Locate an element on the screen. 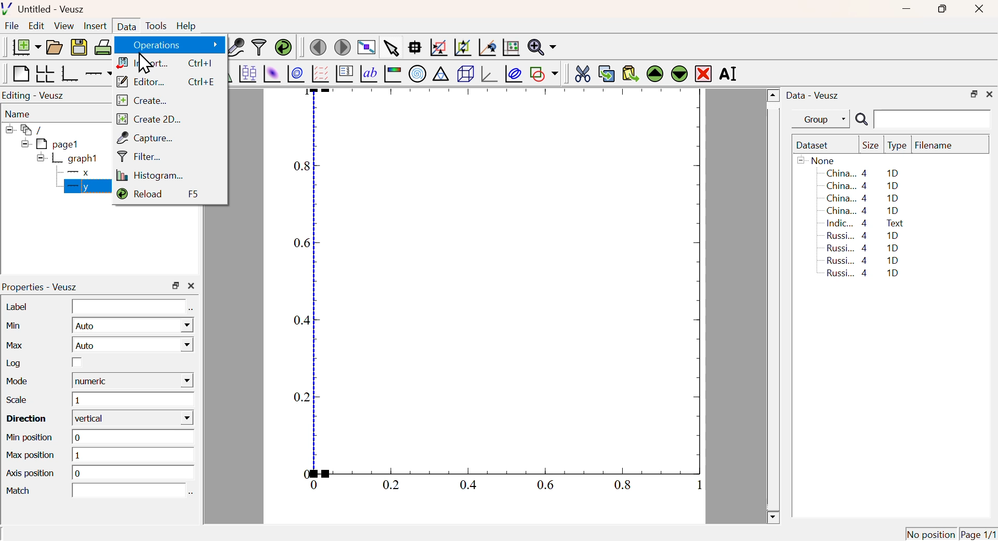 The width and height of the screenshot is (998, 541). Reload is located at coordinates (140, 193).